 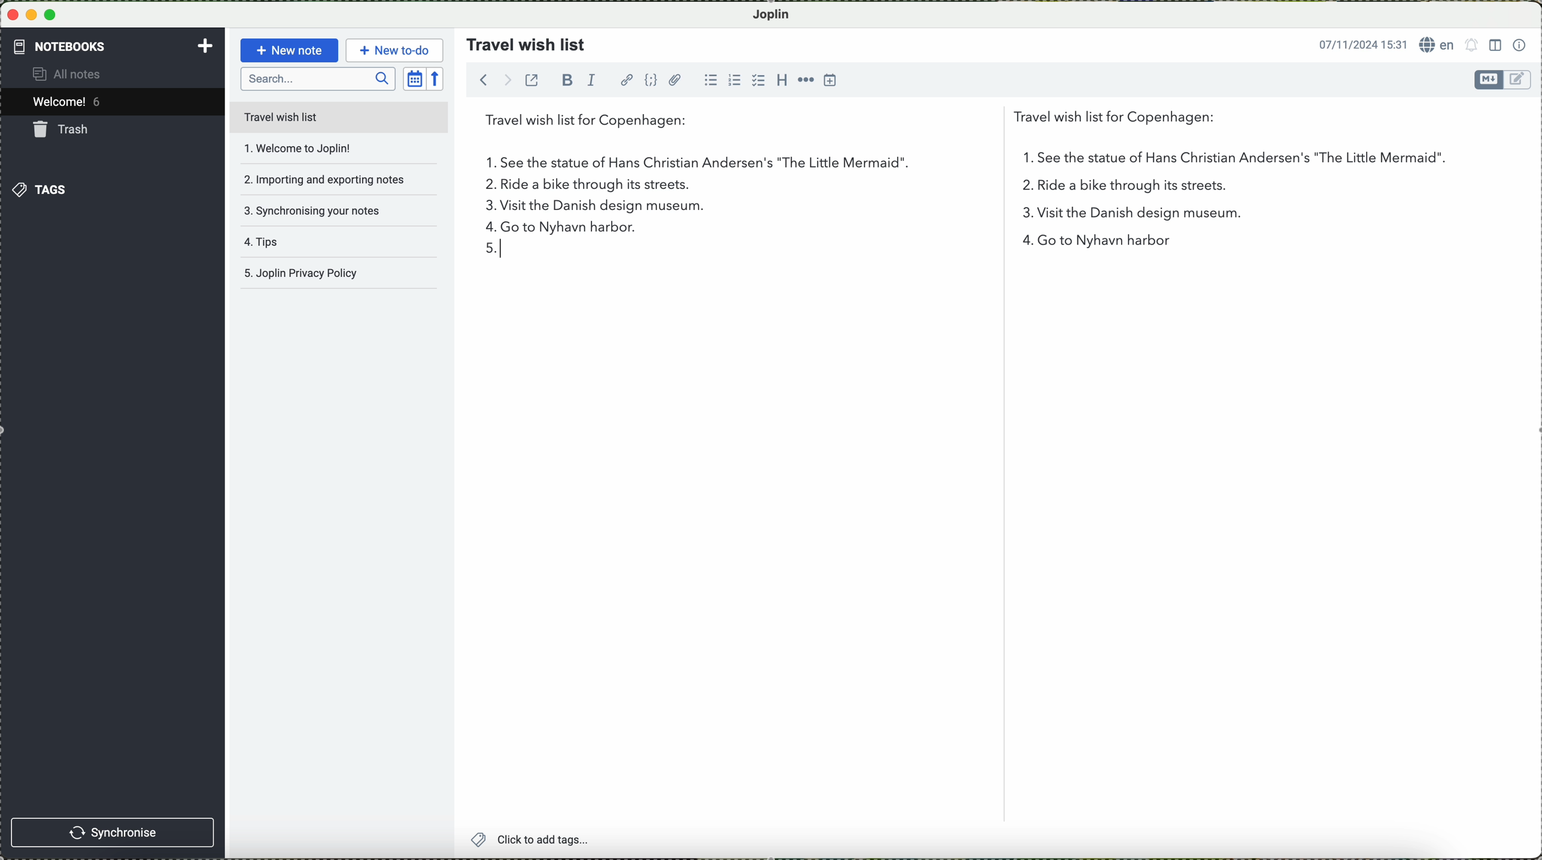 What do you see at coordinates (70, 103) in the screenshot?
I see `welcome 5` at bounding box center [70, 103].